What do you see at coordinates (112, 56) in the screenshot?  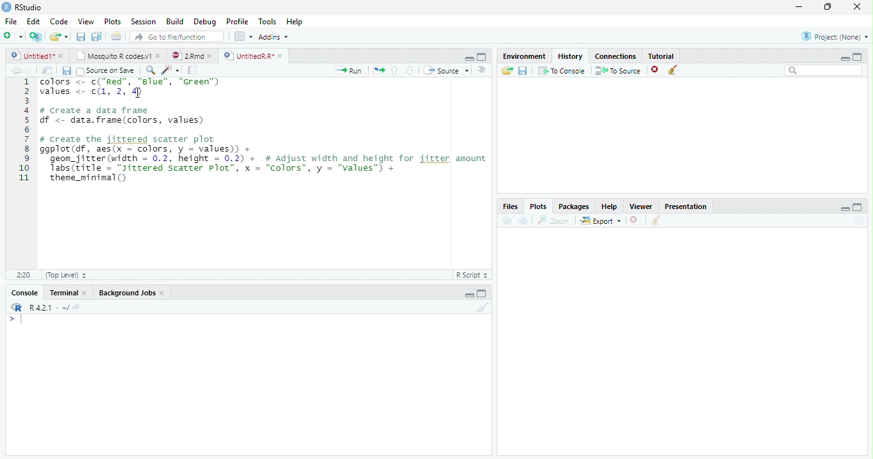 I see `Mosquito R codes.v1` at bounding box center [112, 56].